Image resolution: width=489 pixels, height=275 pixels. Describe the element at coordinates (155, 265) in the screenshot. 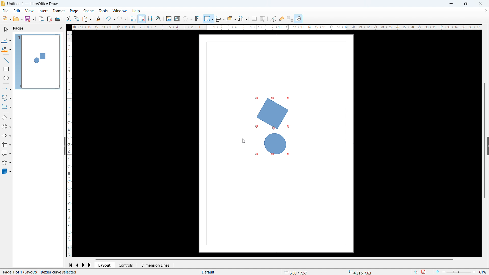

I see `Dimension lines ` at that location.